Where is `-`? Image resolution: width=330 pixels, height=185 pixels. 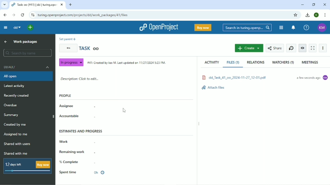
- is located at coordinates (98, 152).